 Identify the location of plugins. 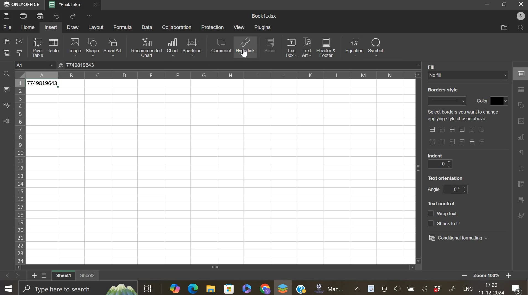
(262, 27).